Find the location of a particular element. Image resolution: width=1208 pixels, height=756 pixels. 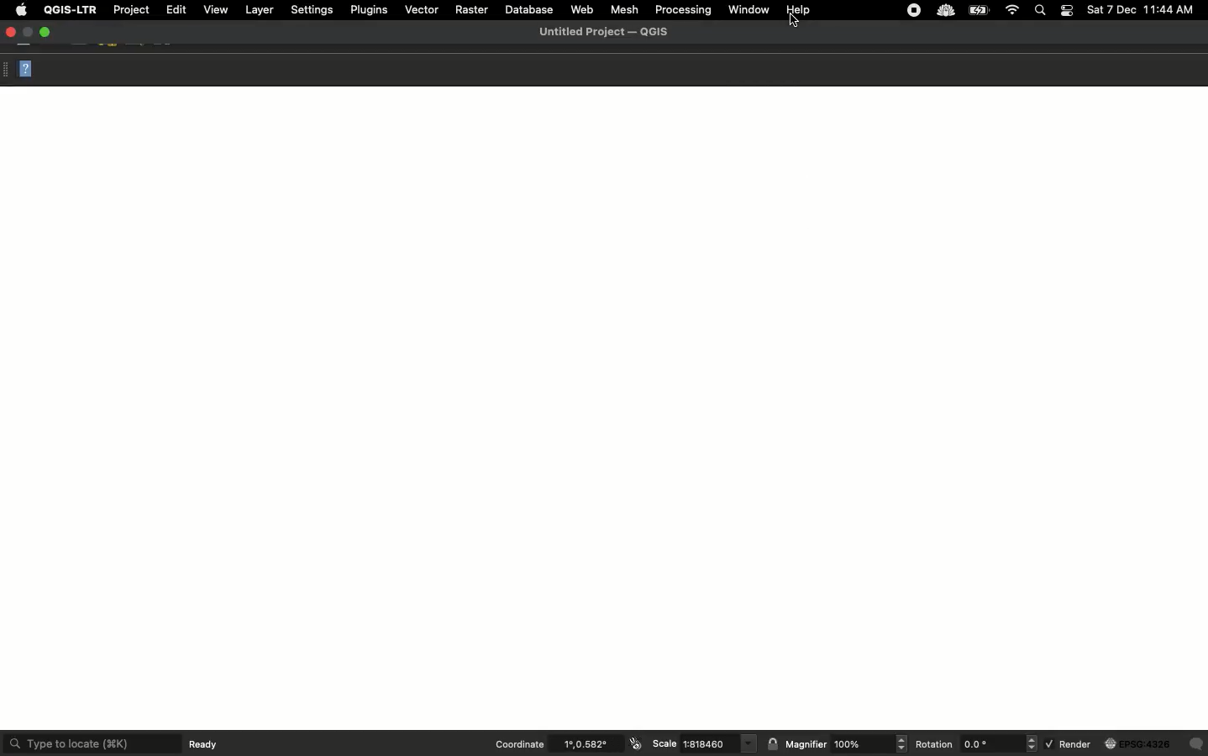

Plugins is located at coordinates (369, 8).